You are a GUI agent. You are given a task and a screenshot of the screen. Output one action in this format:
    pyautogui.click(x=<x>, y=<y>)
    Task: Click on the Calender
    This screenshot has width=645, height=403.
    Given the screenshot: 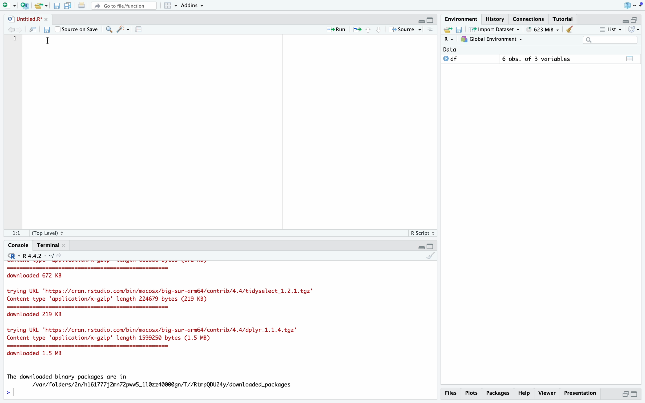 What is the action you would take?
    pyautogui.click(x=631, y=59)
    